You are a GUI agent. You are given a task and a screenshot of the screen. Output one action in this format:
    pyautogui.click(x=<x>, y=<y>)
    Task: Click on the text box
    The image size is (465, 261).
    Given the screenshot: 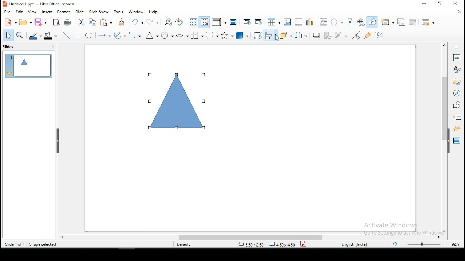 What is the action you would take?
    pyautogui.click(x=323, y=22)
    